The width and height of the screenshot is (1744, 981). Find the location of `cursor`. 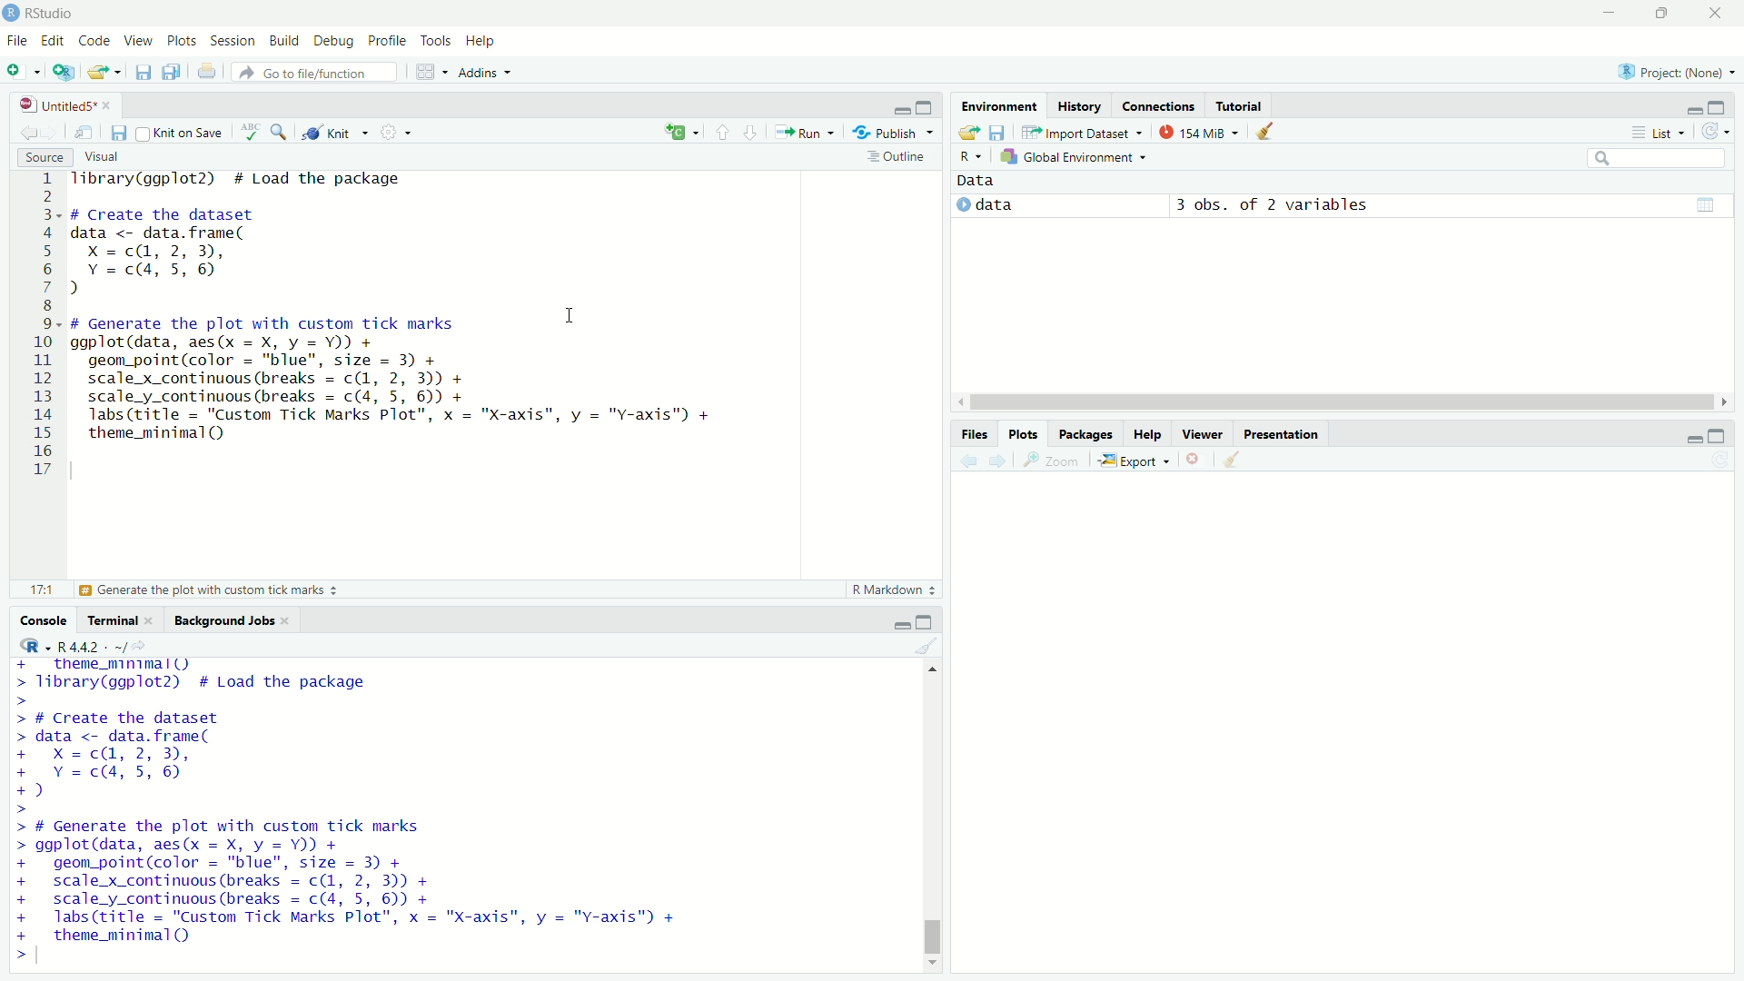

cursor is located at coordinates (570, 315).